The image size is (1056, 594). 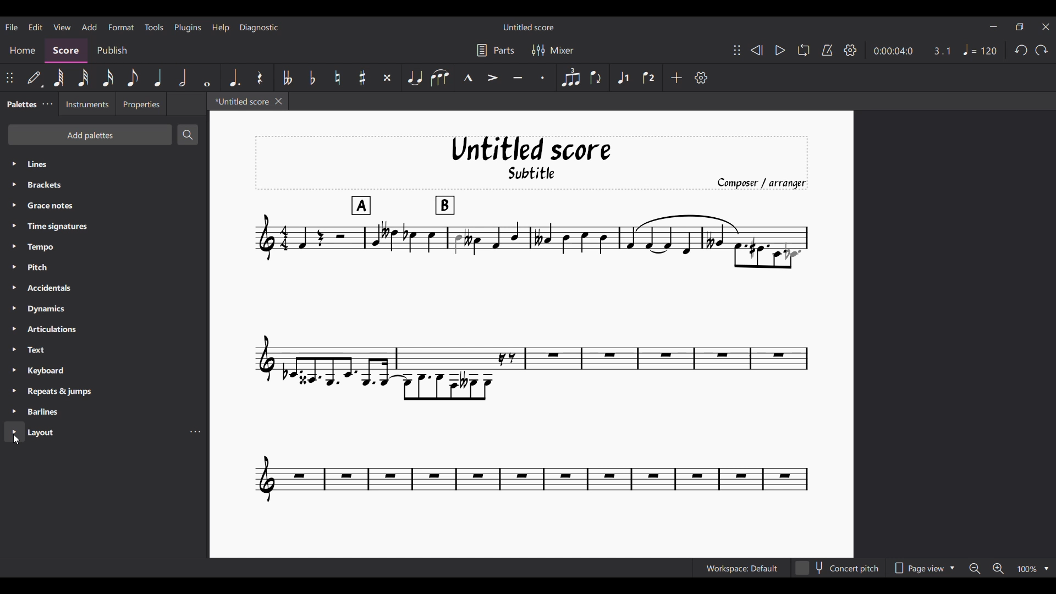 I want to click on Minimize, so click(x=994, y=26).